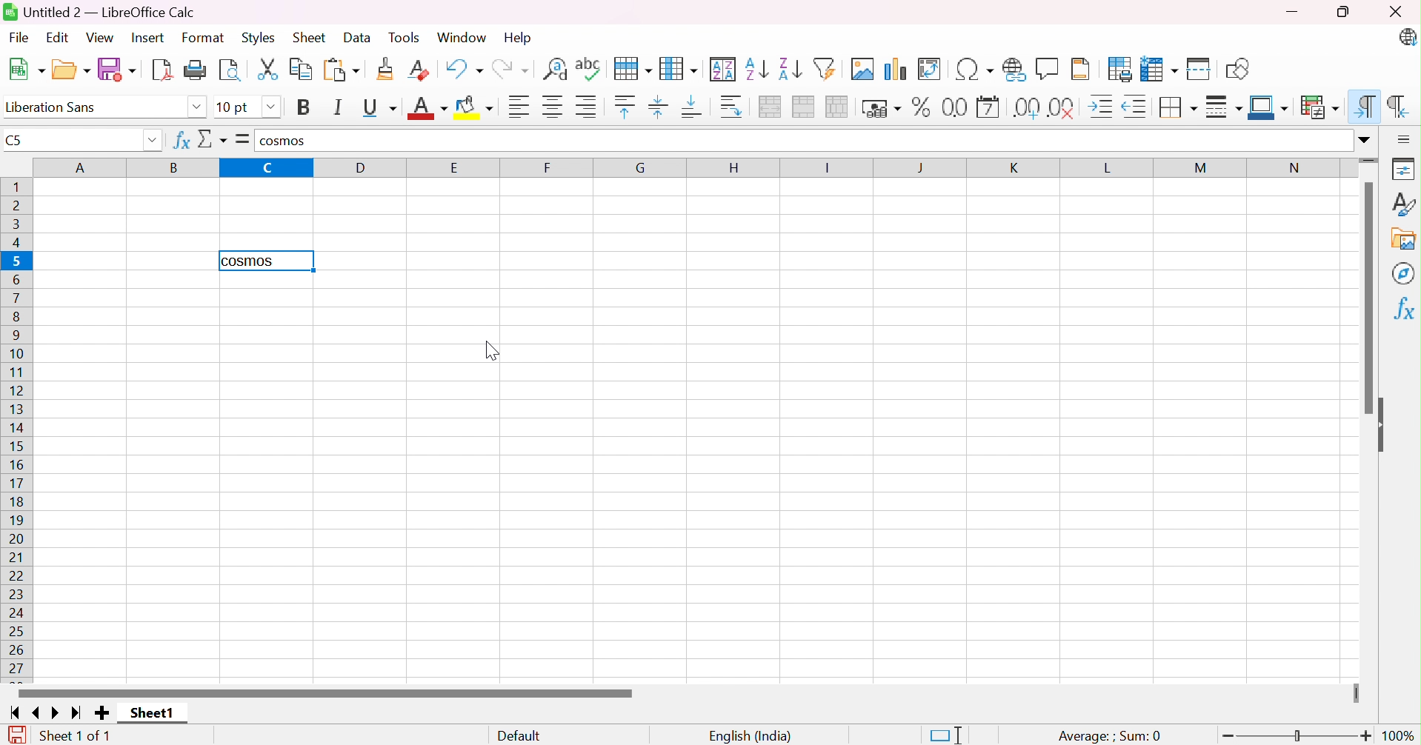 The height and width of the screenshot is (745, 1421). What do you see at coordinates (1298, 735) in the screenshot?
I see `Slider` at bounding box center [1298, 735].